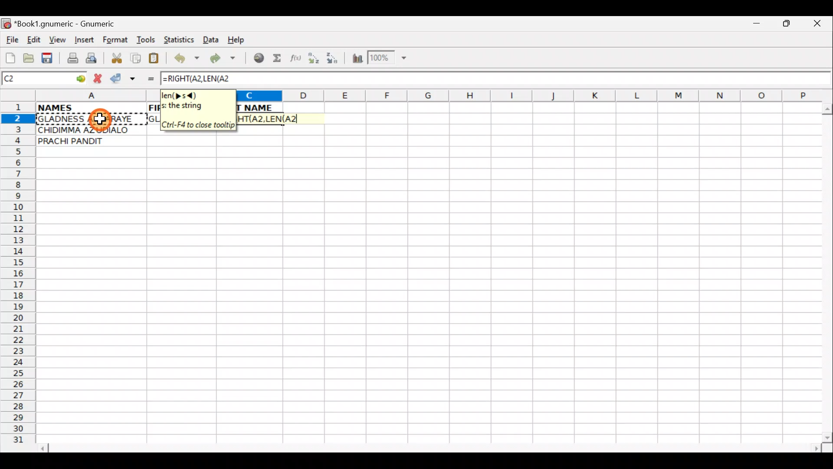 This screenshot has height=469, width=833. Describe the element at coordinates (236, 40) in the screenshot. I see `Help` at that location.